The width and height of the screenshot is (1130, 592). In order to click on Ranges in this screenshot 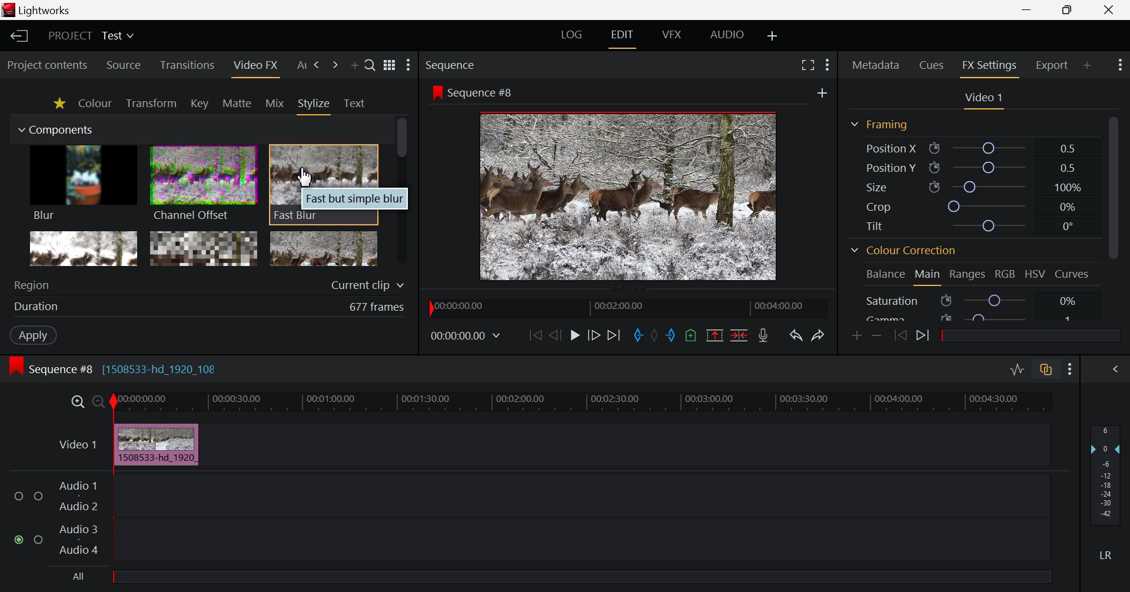, I will do `click(967, 274)`.